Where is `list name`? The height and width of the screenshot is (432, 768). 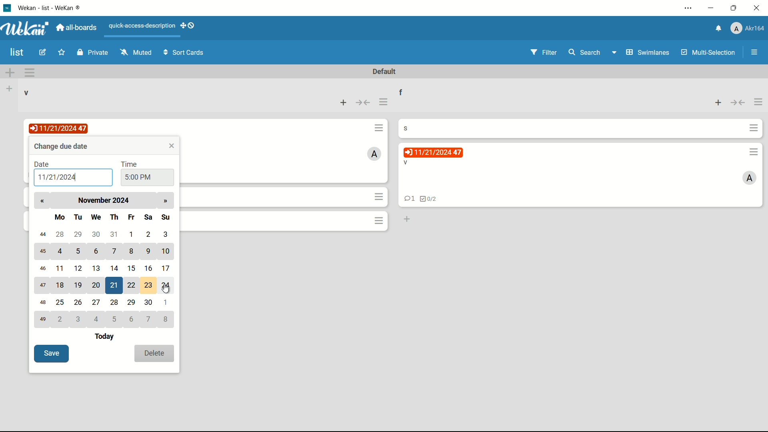 list name is located at coordinates (27, 93).